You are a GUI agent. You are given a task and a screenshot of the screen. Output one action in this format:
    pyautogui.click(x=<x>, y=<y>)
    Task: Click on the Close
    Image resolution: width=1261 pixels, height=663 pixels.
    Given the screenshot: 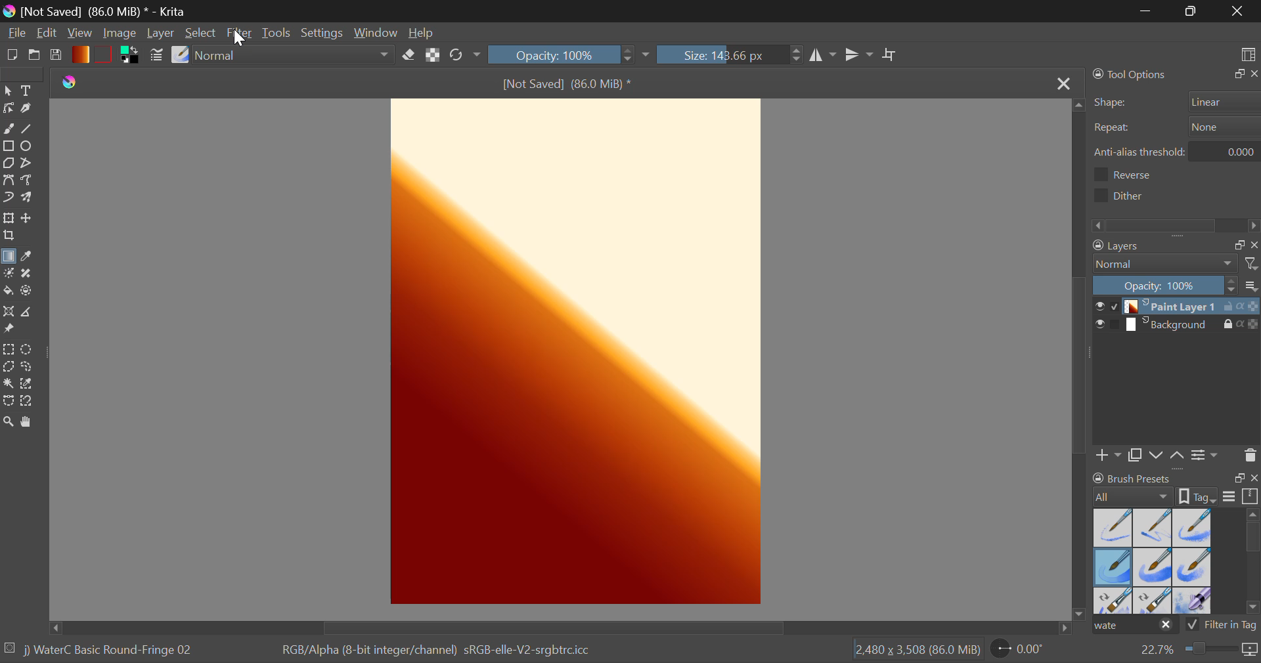 What is the action you would take?
    pyautogui.click(x=1238, y=11)
    